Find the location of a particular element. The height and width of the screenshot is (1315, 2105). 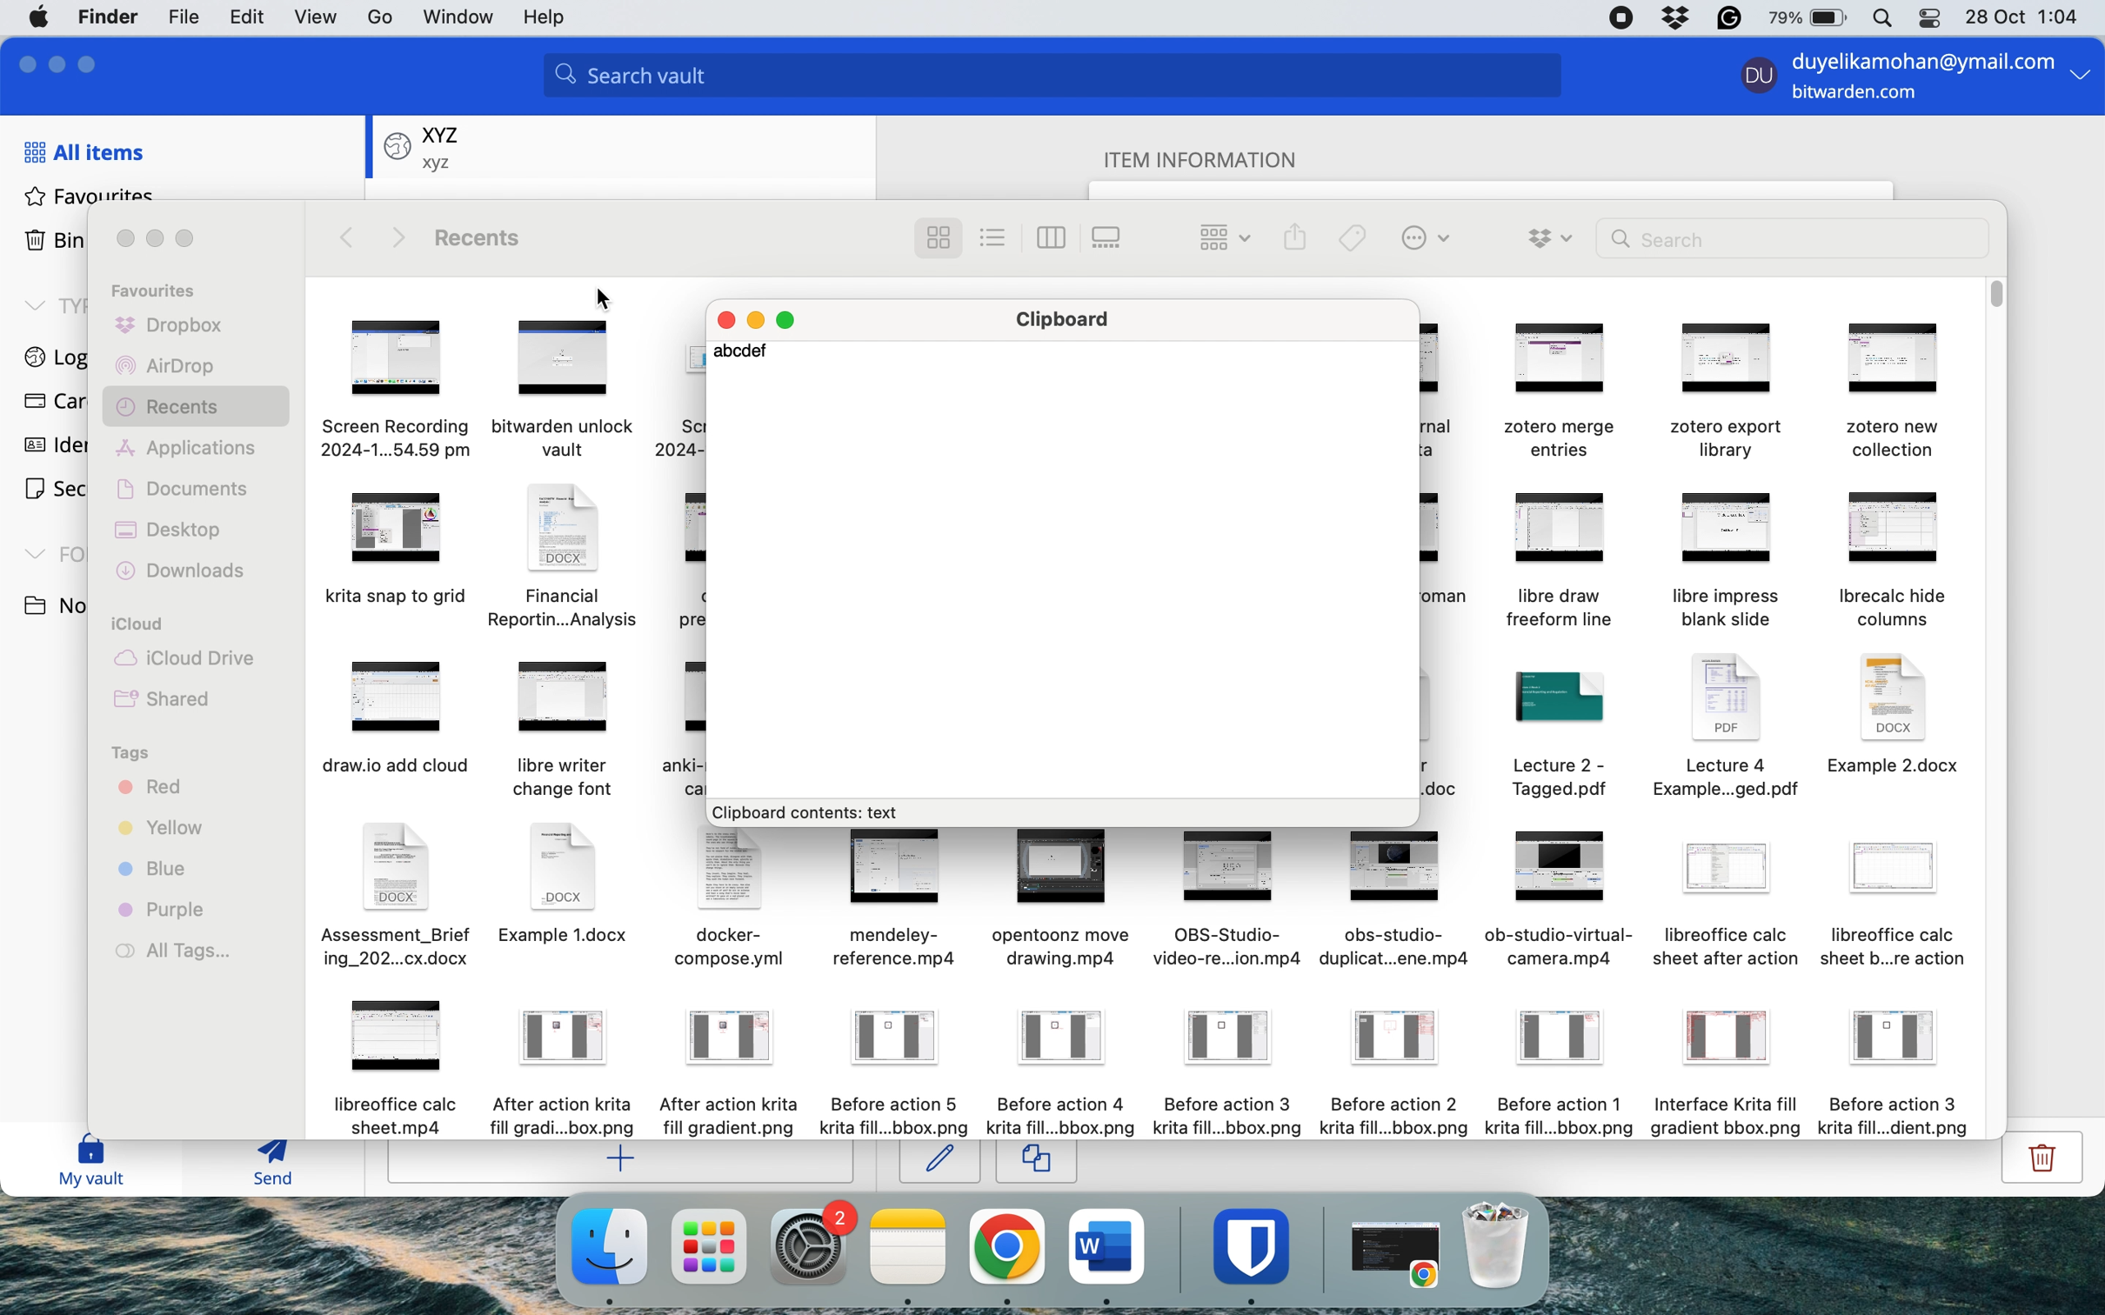

battery is located at coordinates (1802, 18).